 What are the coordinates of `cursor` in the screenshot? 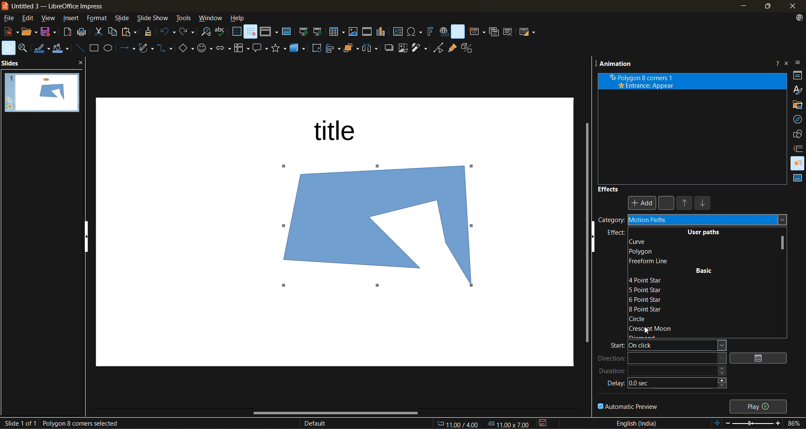 It's located at (646, 331).